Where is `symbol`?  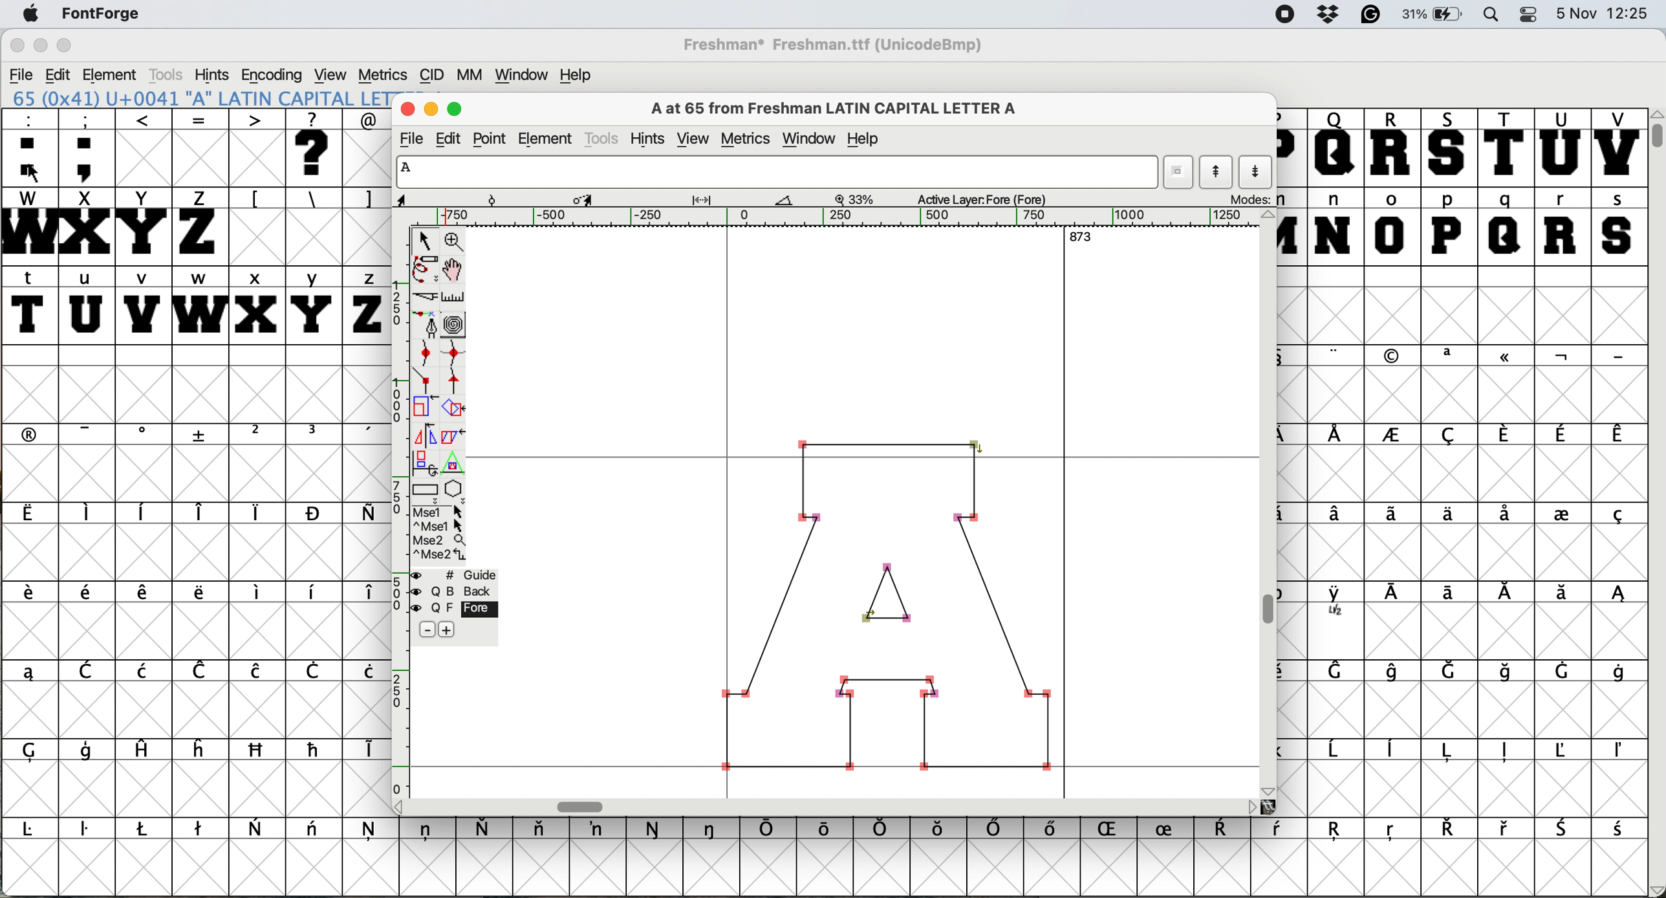
symbol is located at coordinates (316, 749).